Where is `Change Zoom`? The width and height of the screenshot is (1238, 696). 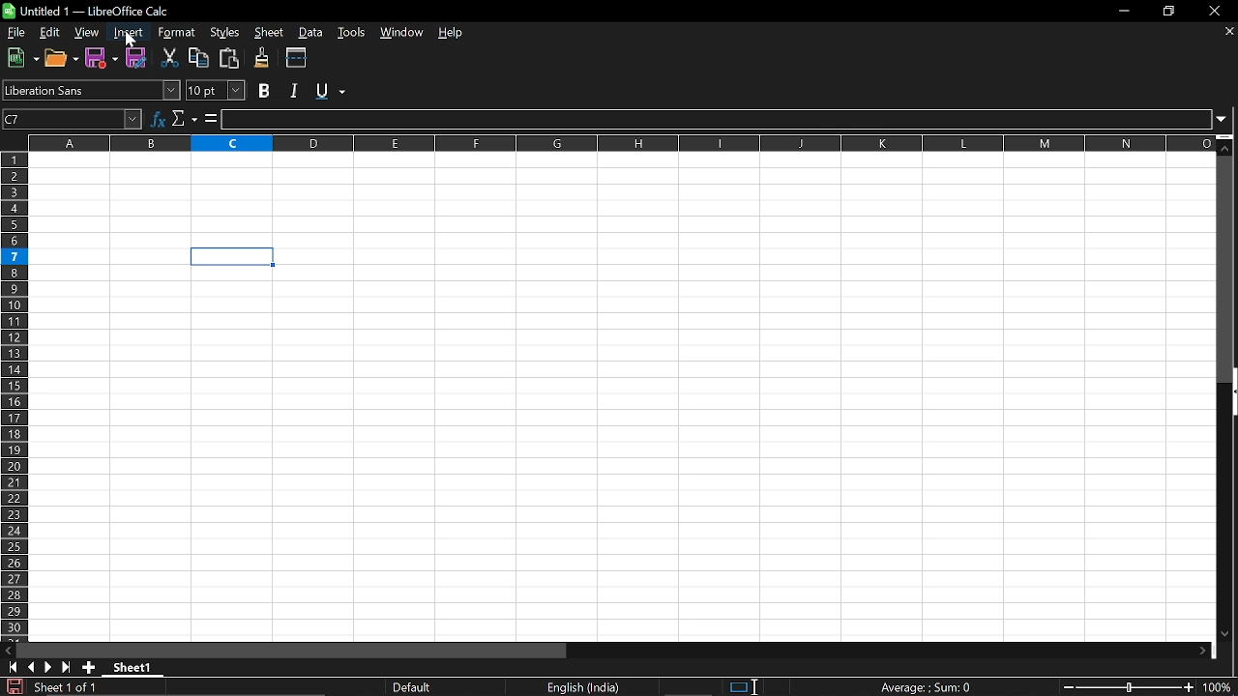 Change Zoom is located at coordinates (1130, 687).